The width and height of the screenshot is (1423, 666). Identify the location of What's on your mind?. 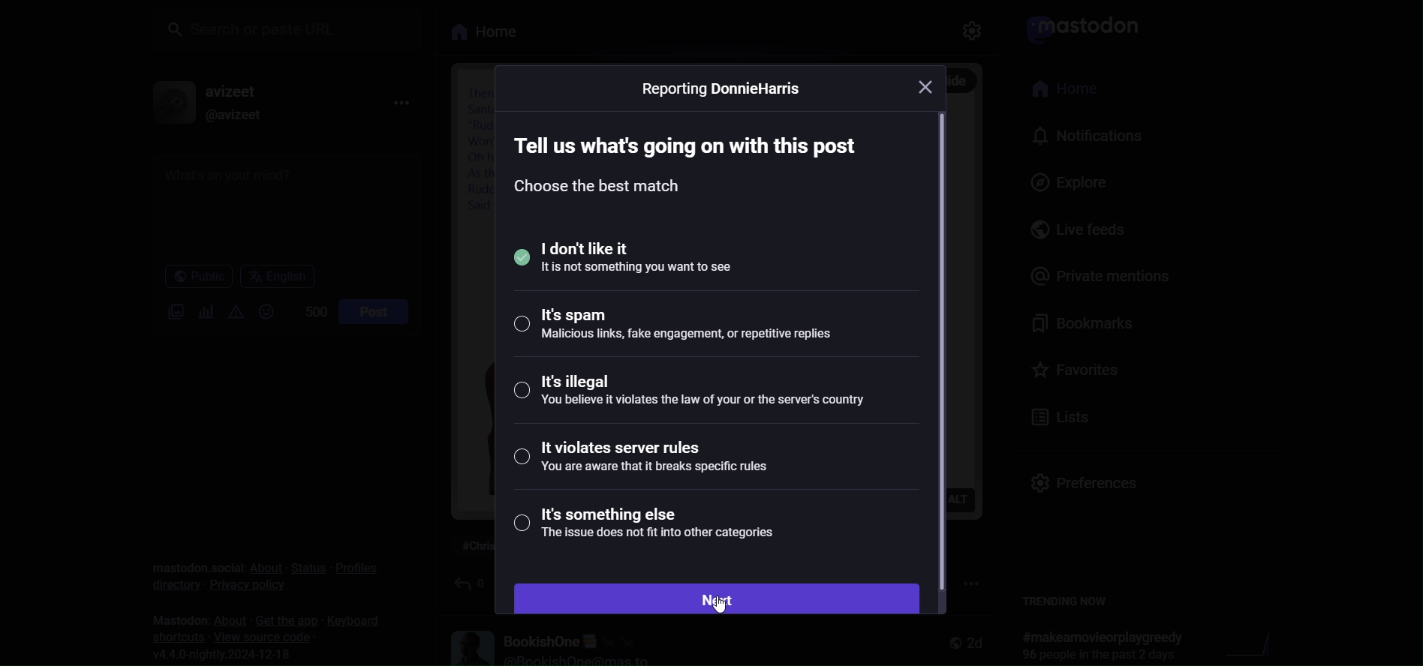
(280, 206).